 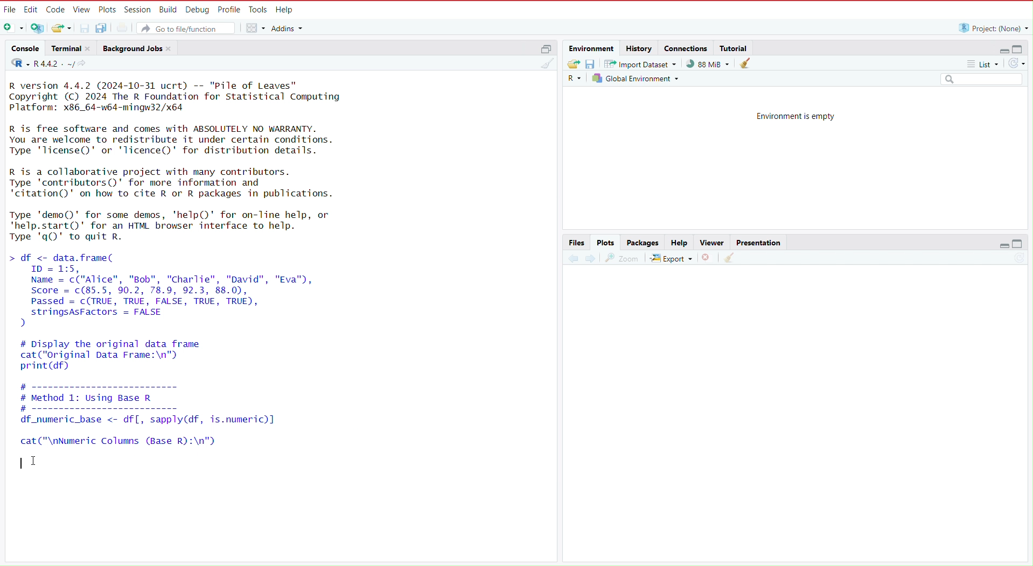 I want to click on Profile, so click(x=229, y=9).